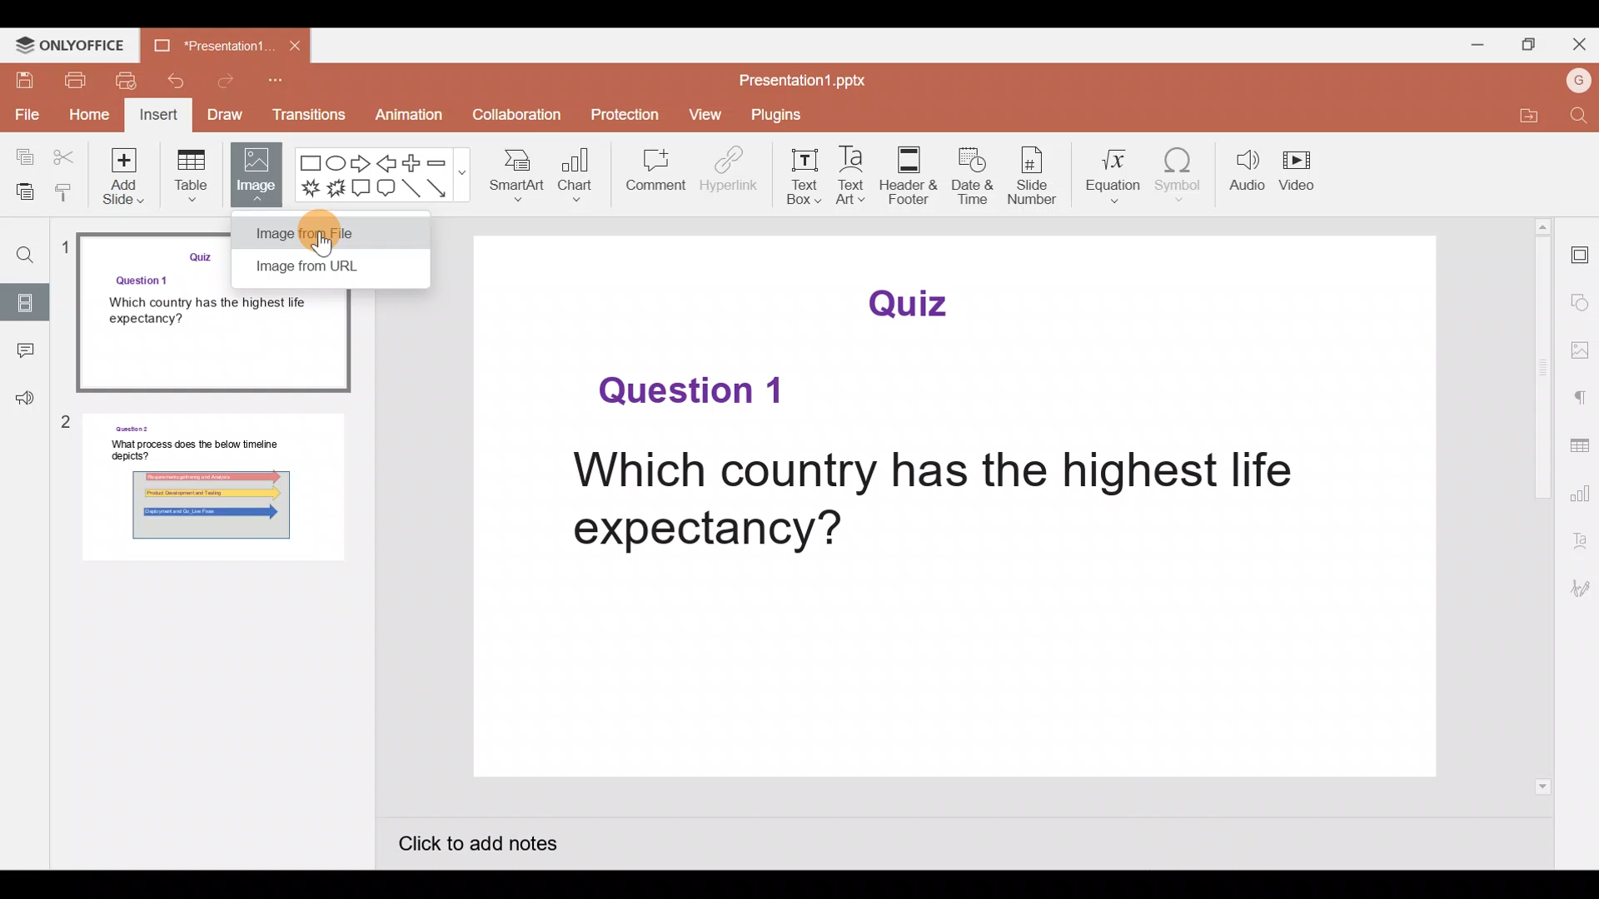 Image resolution: width=1599 pixels, height=899 pixels. What do you see at coordinates (915, 302) in the screenshot?
I see `Quiz` at bounding box center [915, 302].